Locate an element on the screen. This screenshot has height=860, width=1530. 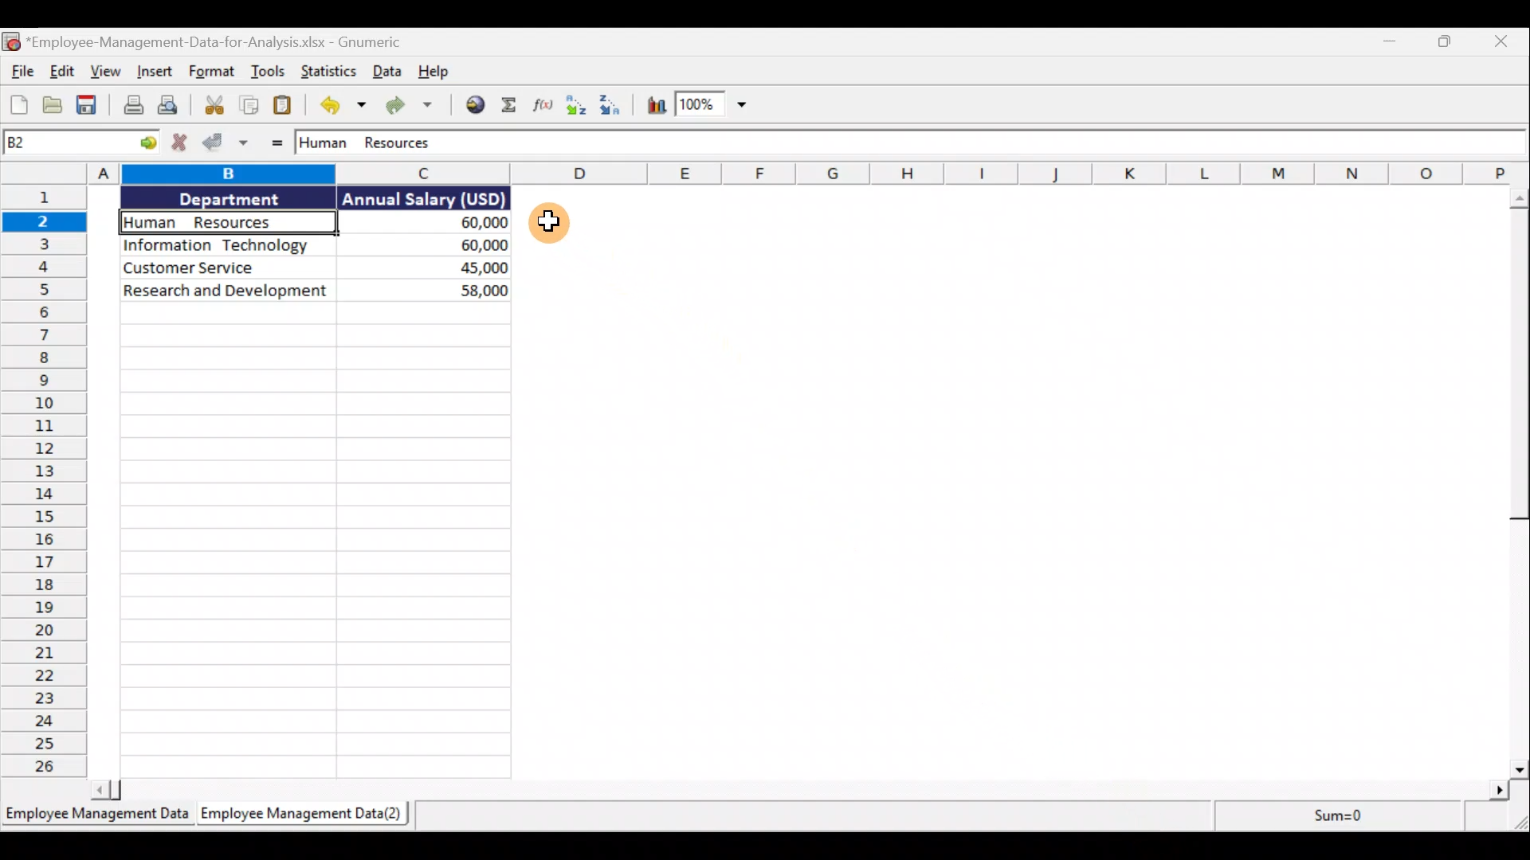
Sum into the current cell is located at coordinates (512, 106).